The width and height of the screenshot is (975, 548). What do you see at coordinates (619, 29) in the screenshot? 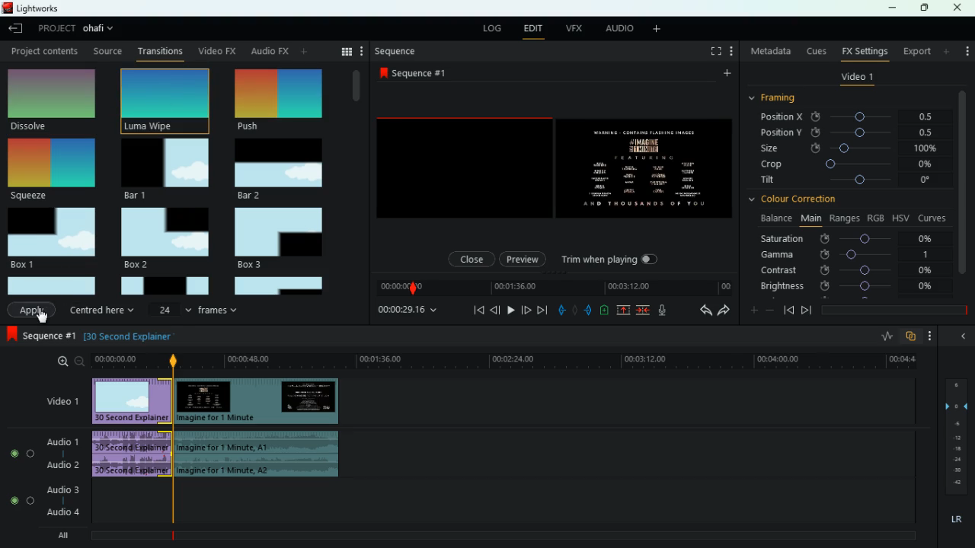
I see `audio` at bounding box center [619, 29].